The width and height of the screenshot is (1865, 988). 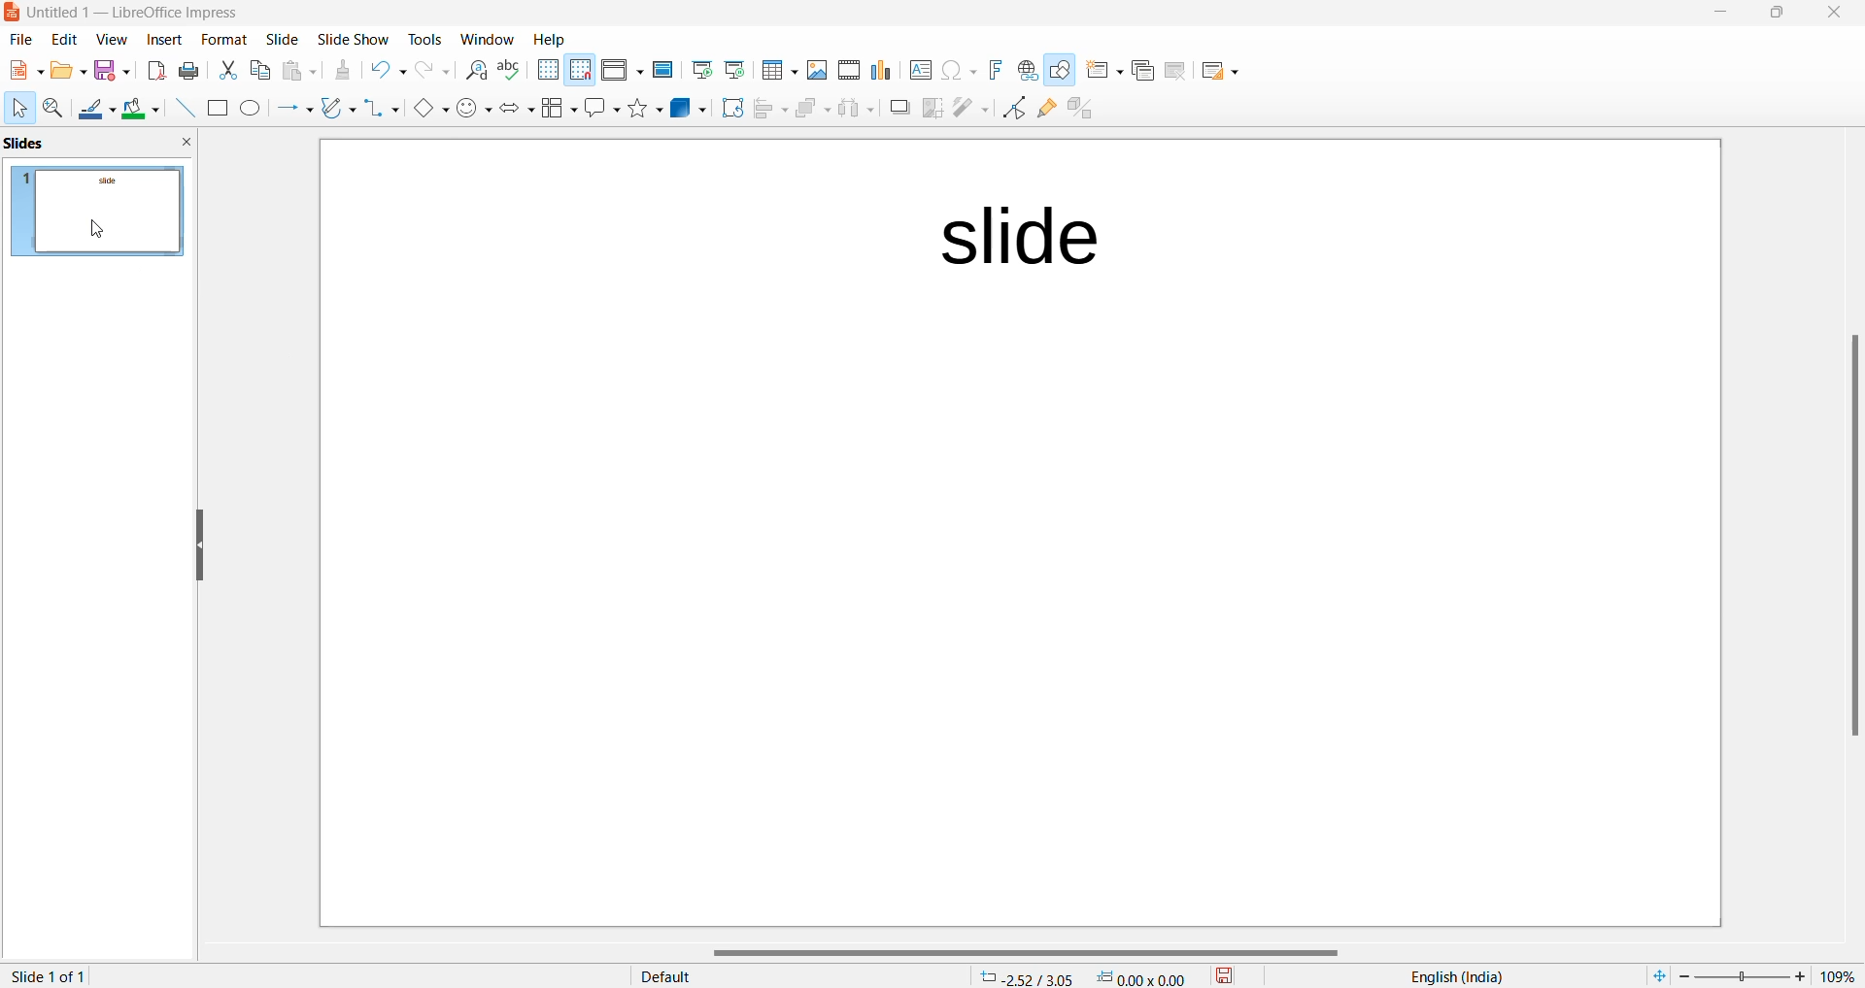 What do you see at coordinates (818, 69) in the screenshot?
I see `insert image` at bounding box center [818, 69].